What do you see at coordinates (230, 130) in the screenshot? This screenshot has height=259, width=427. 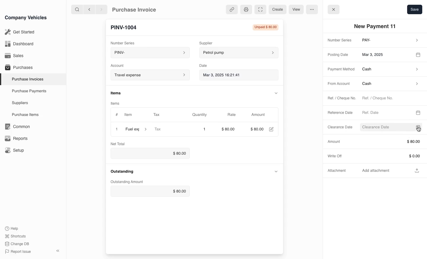 I see `$80.00` at bounding box center [230, 130].